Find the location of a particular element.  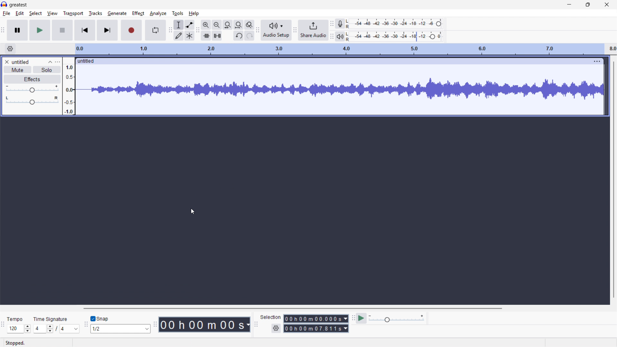

timestamp is located at coordinates (205, 325).